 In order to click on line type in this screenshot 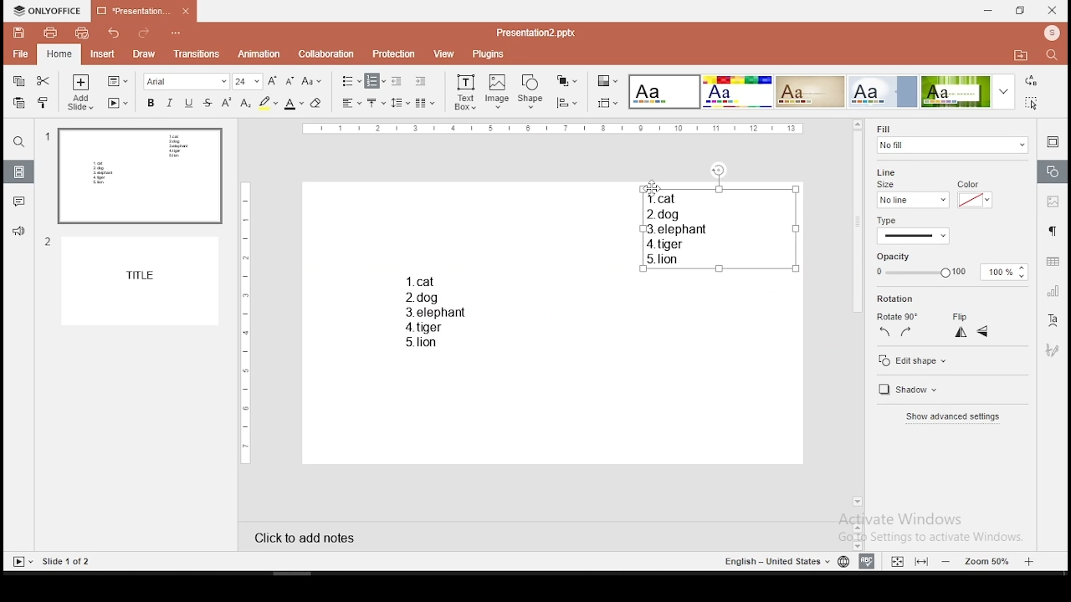, I will do `click(914, 236)`.